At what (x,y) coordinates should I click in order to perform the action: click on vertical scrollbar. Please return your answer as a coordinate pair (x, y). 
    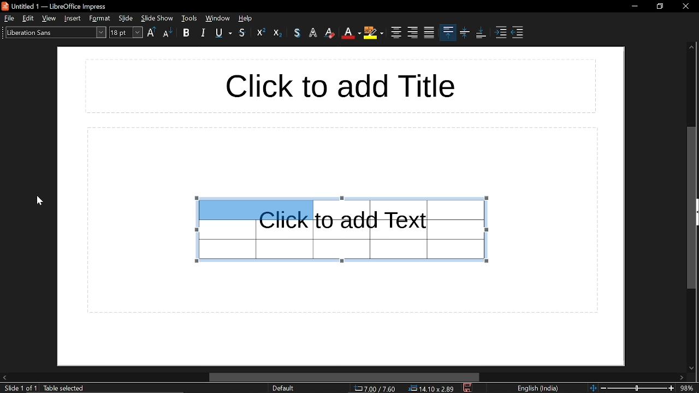
    Looking at the image, I should click on (691, 208).